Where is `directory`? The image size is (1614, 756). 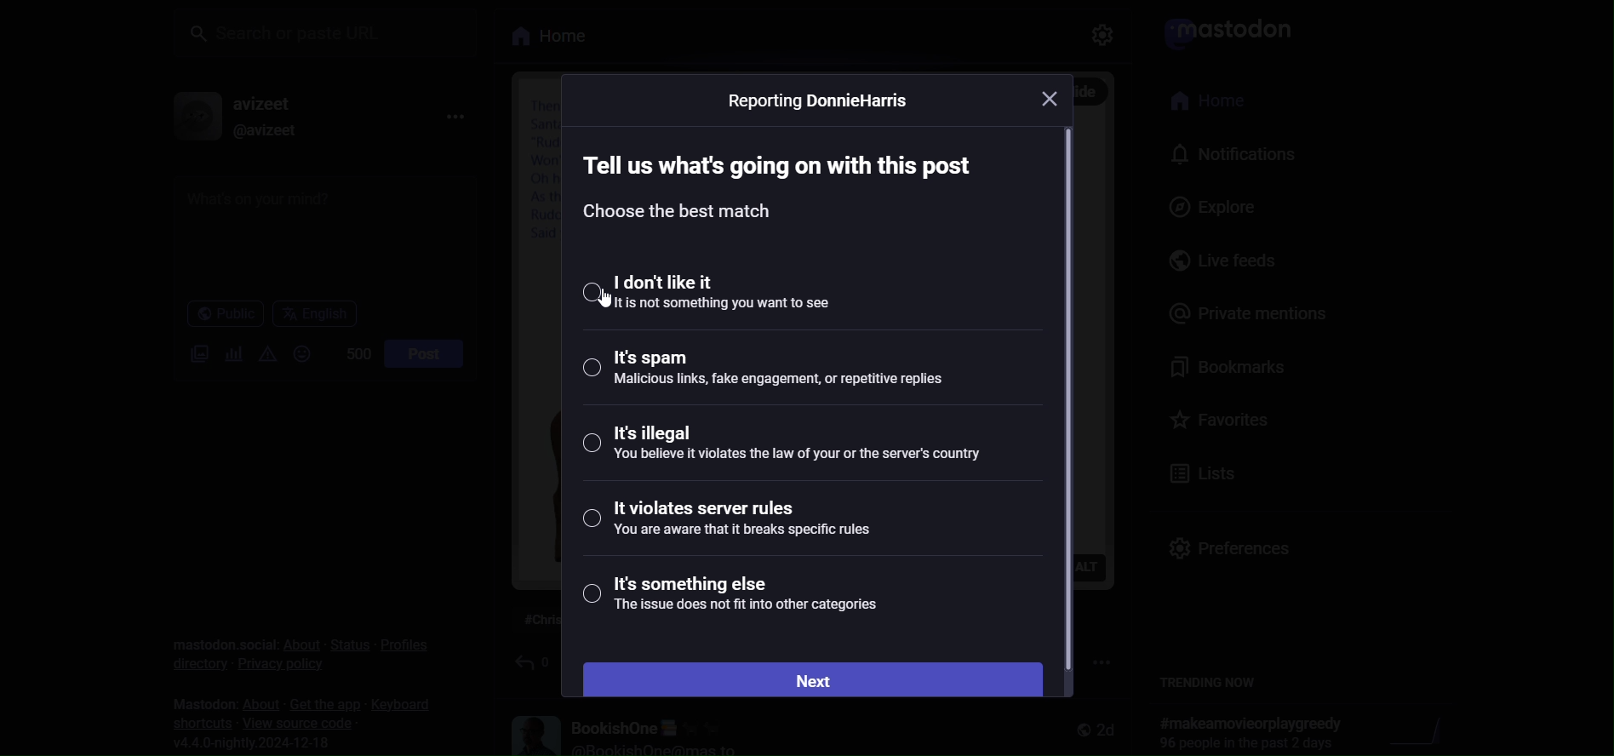
directory is located at coordinates (191, 662).